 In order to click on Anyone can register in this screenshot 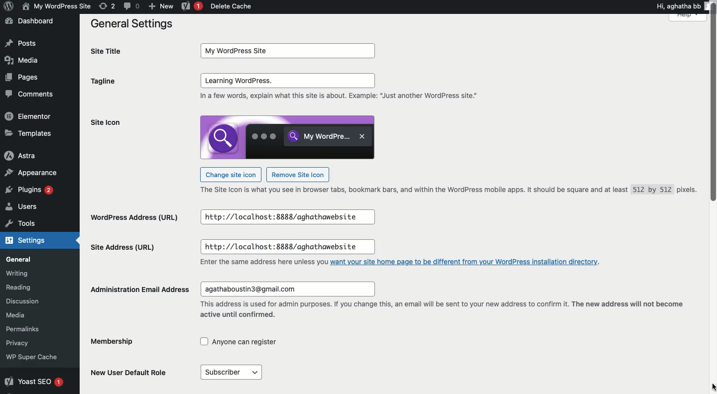, I will do `click(245, 342)`.